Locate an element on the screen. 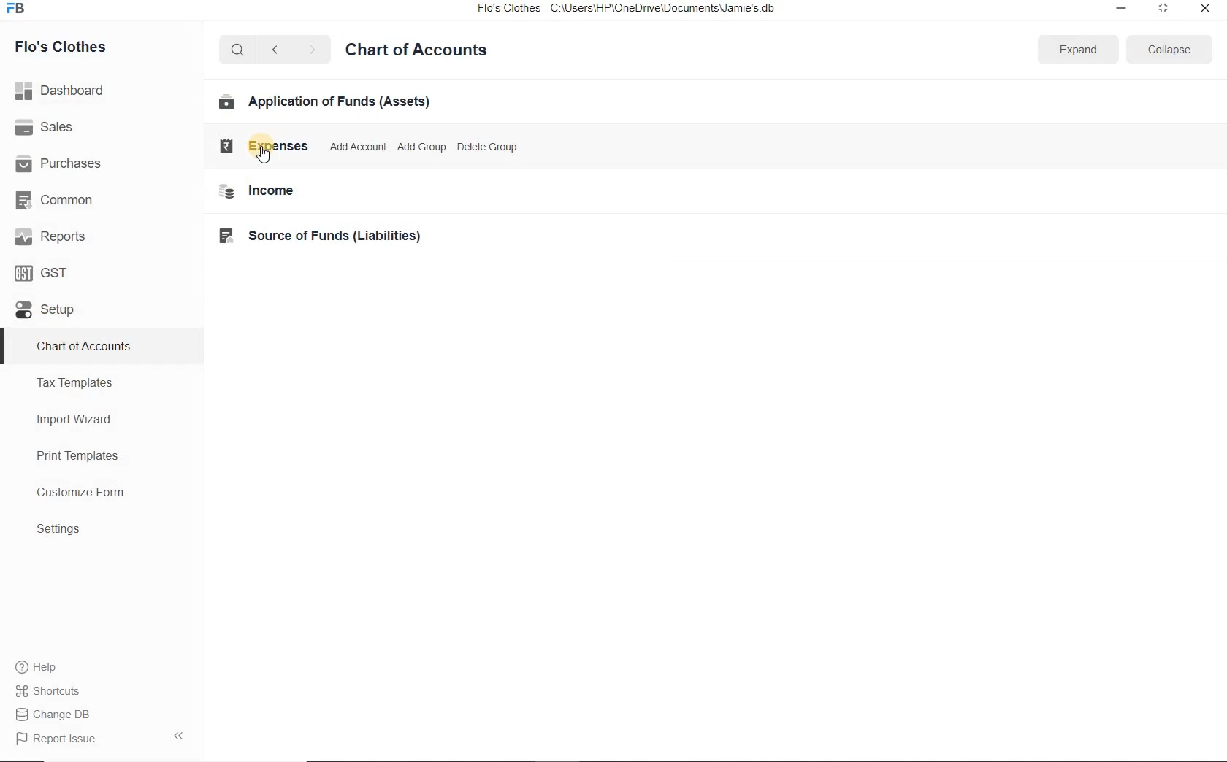 This screenshot has width=1227, height=762.  Change DB is located at coordinates (61, 714).